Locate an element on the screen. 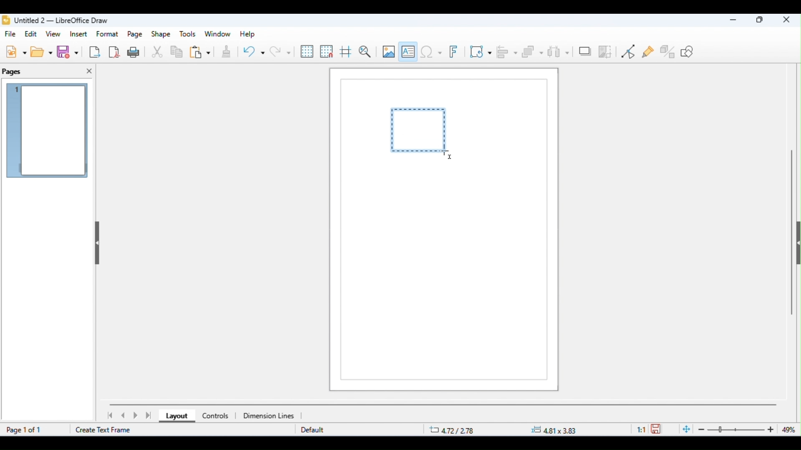 The image size is (801, 450). page 1 of 1 is located at coordinates (25, 430).